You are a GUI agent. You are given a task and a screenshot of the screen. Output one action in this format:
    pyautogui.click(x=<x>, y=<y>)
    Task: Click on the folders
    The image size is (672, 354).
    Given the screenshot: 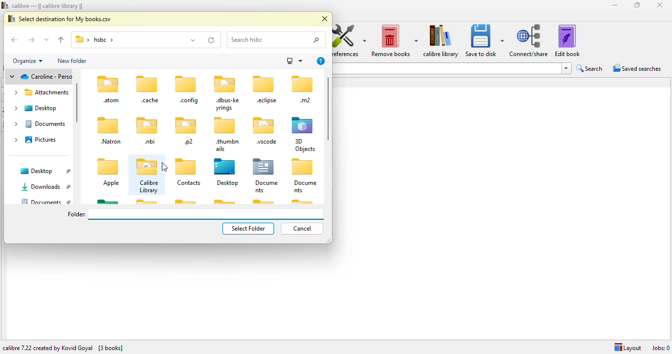 What is the action you would take?
    pyautogui.click(x=109, y=139)
    